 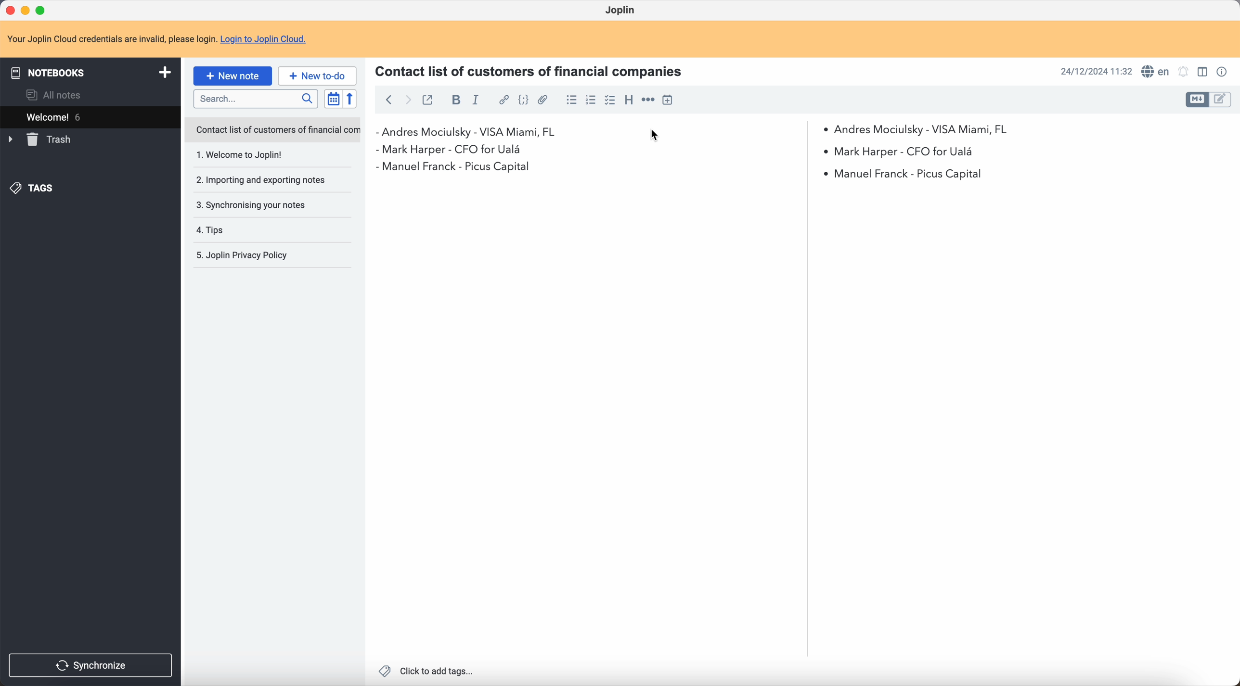 I want to click on click on new note, so click(x=233, y=76).